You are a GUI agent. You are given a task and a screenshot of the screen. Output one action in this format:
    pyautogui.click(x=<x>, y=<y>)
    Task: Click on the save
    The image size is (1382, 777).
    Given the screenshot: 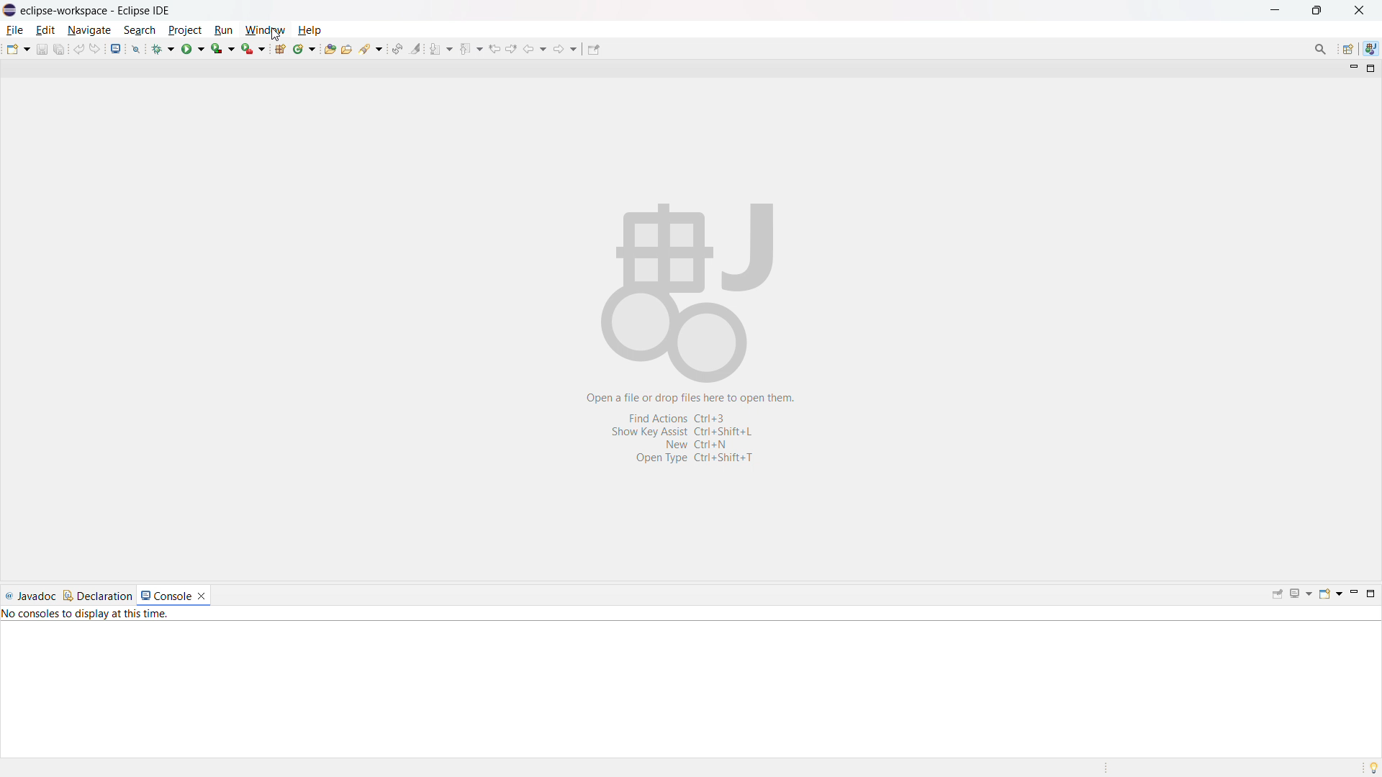 What is the action you would take?
    pyautogui.click(x=41, y=49)
    